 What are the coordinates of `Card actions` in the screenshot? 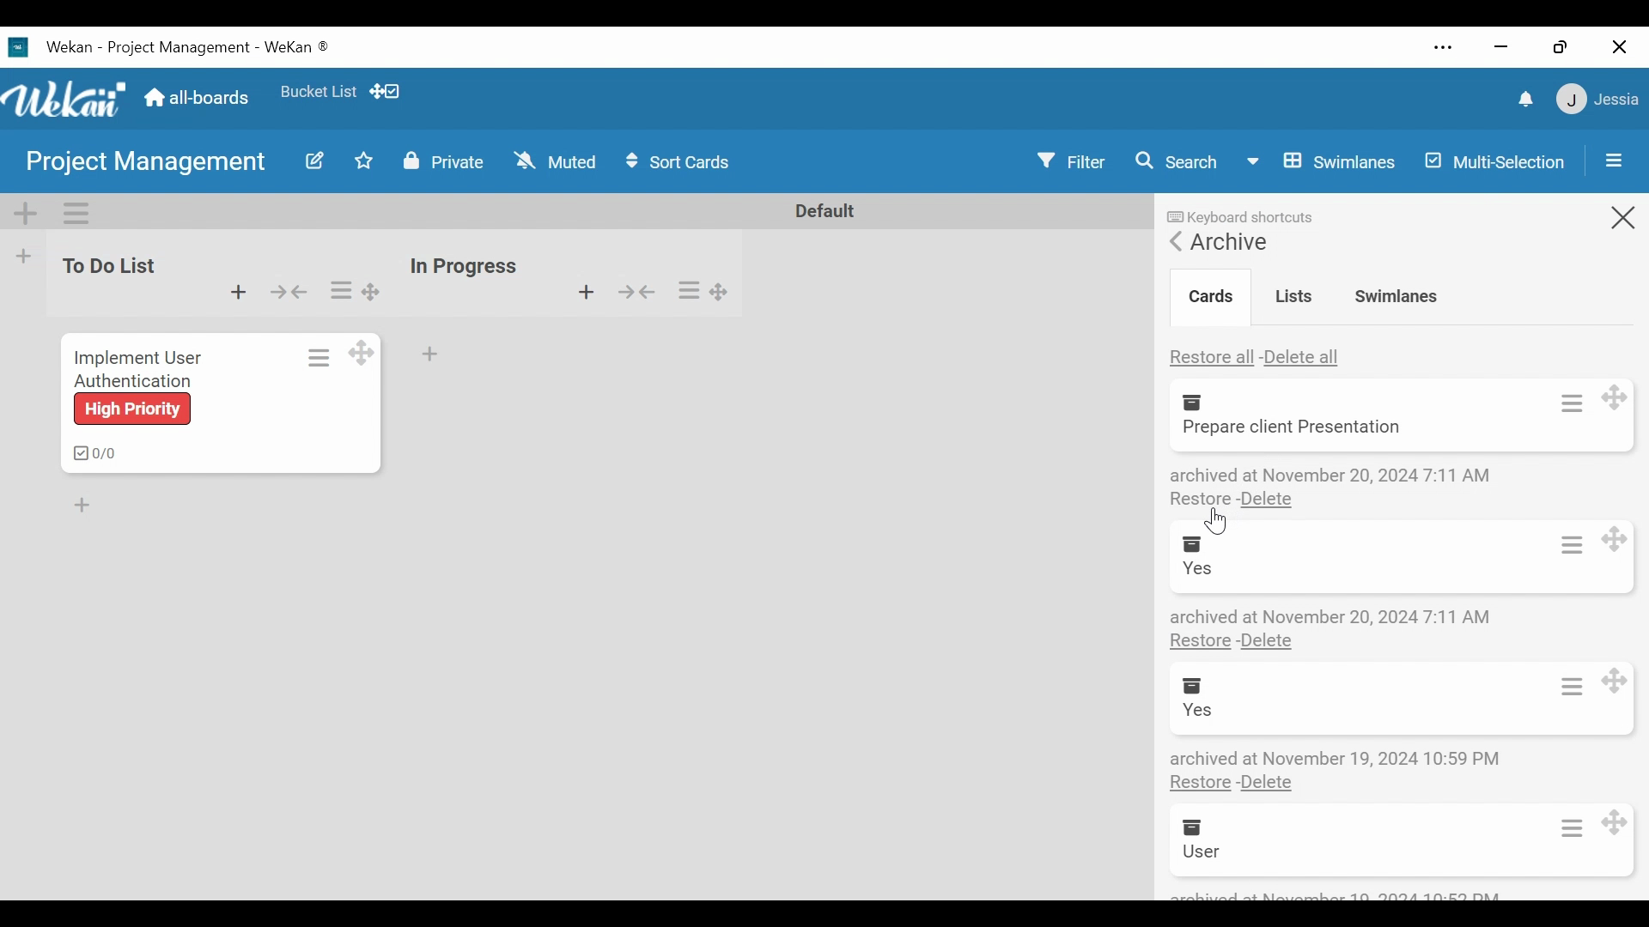 It's located at (318, 357).